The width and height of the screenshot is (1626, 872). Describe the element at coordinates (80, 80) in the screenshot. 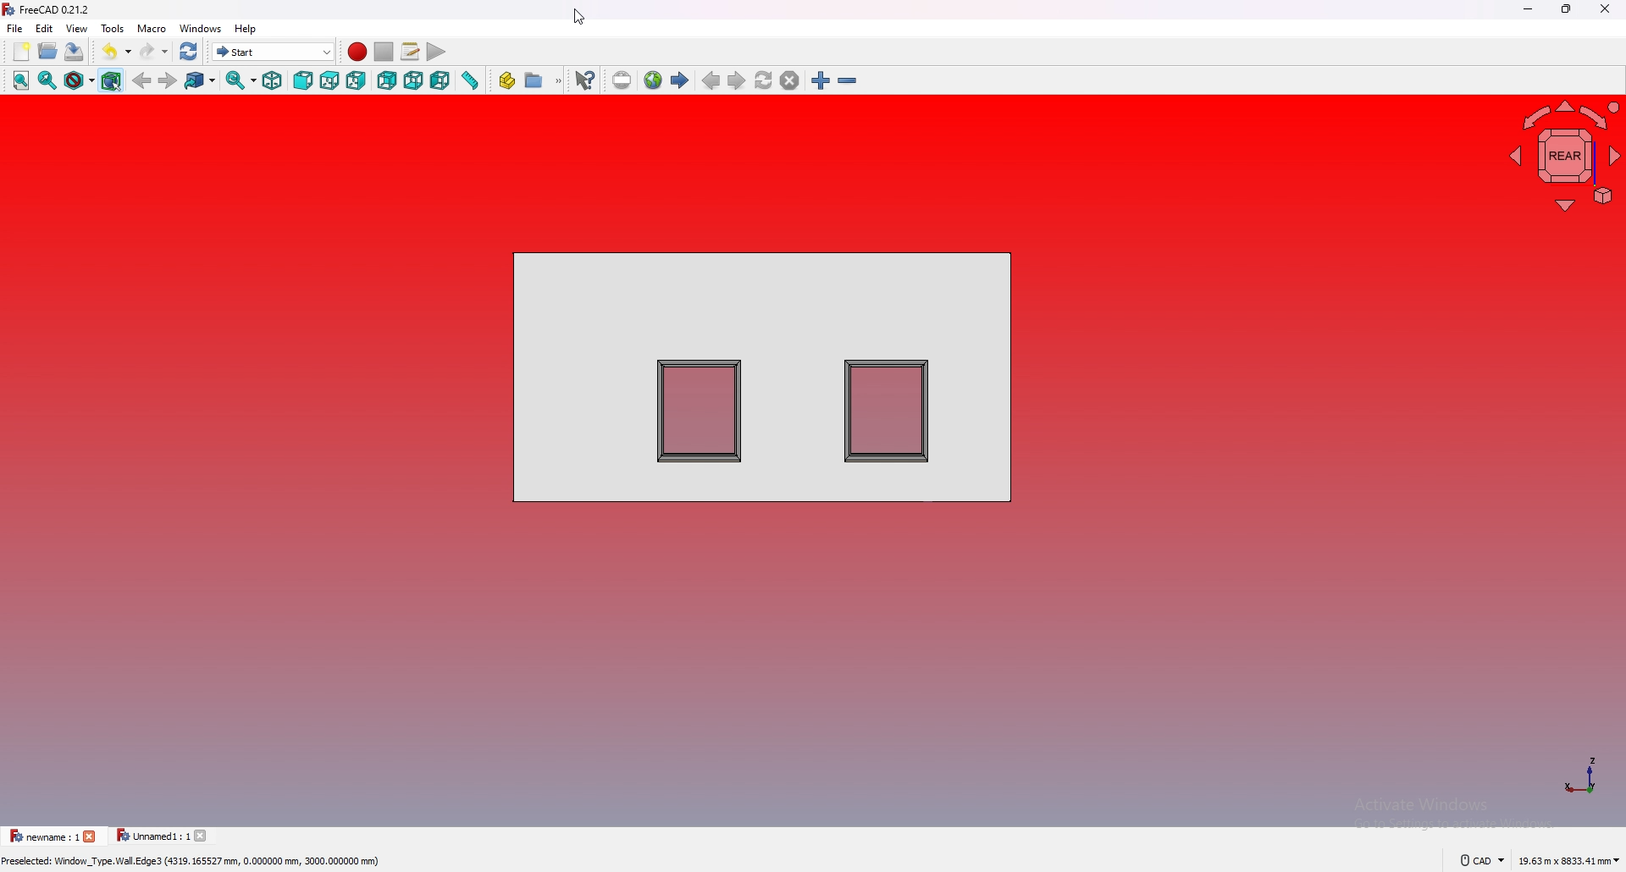

I see `draw style` at that location.